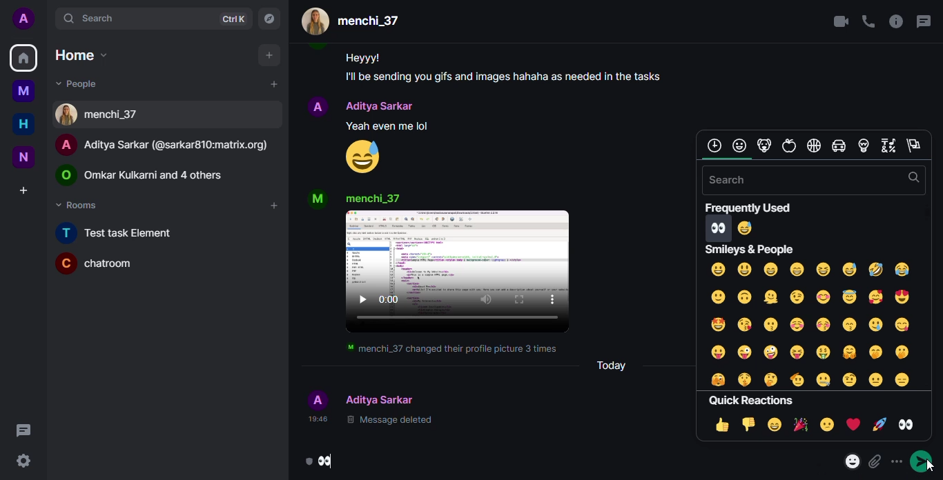 This screenshot has height=480, width=943. I want to click on chatroom, so click(98, 263).